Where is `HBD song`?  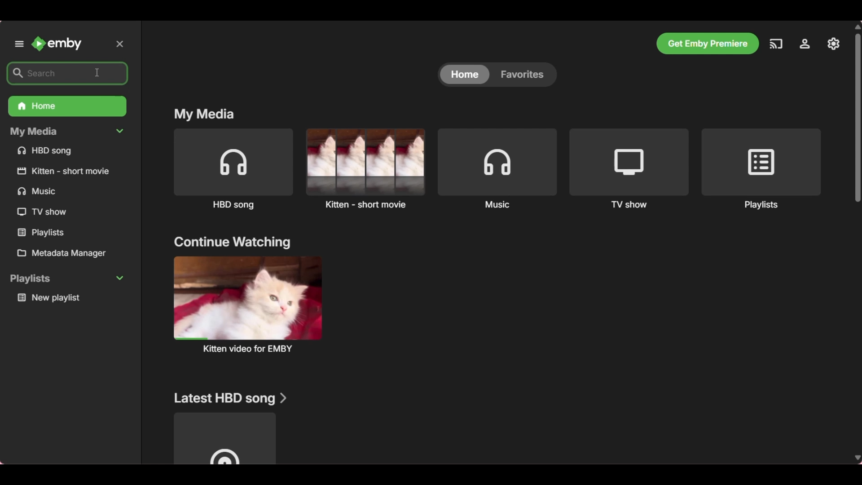
HBD song is located at coordinates (233, 170).